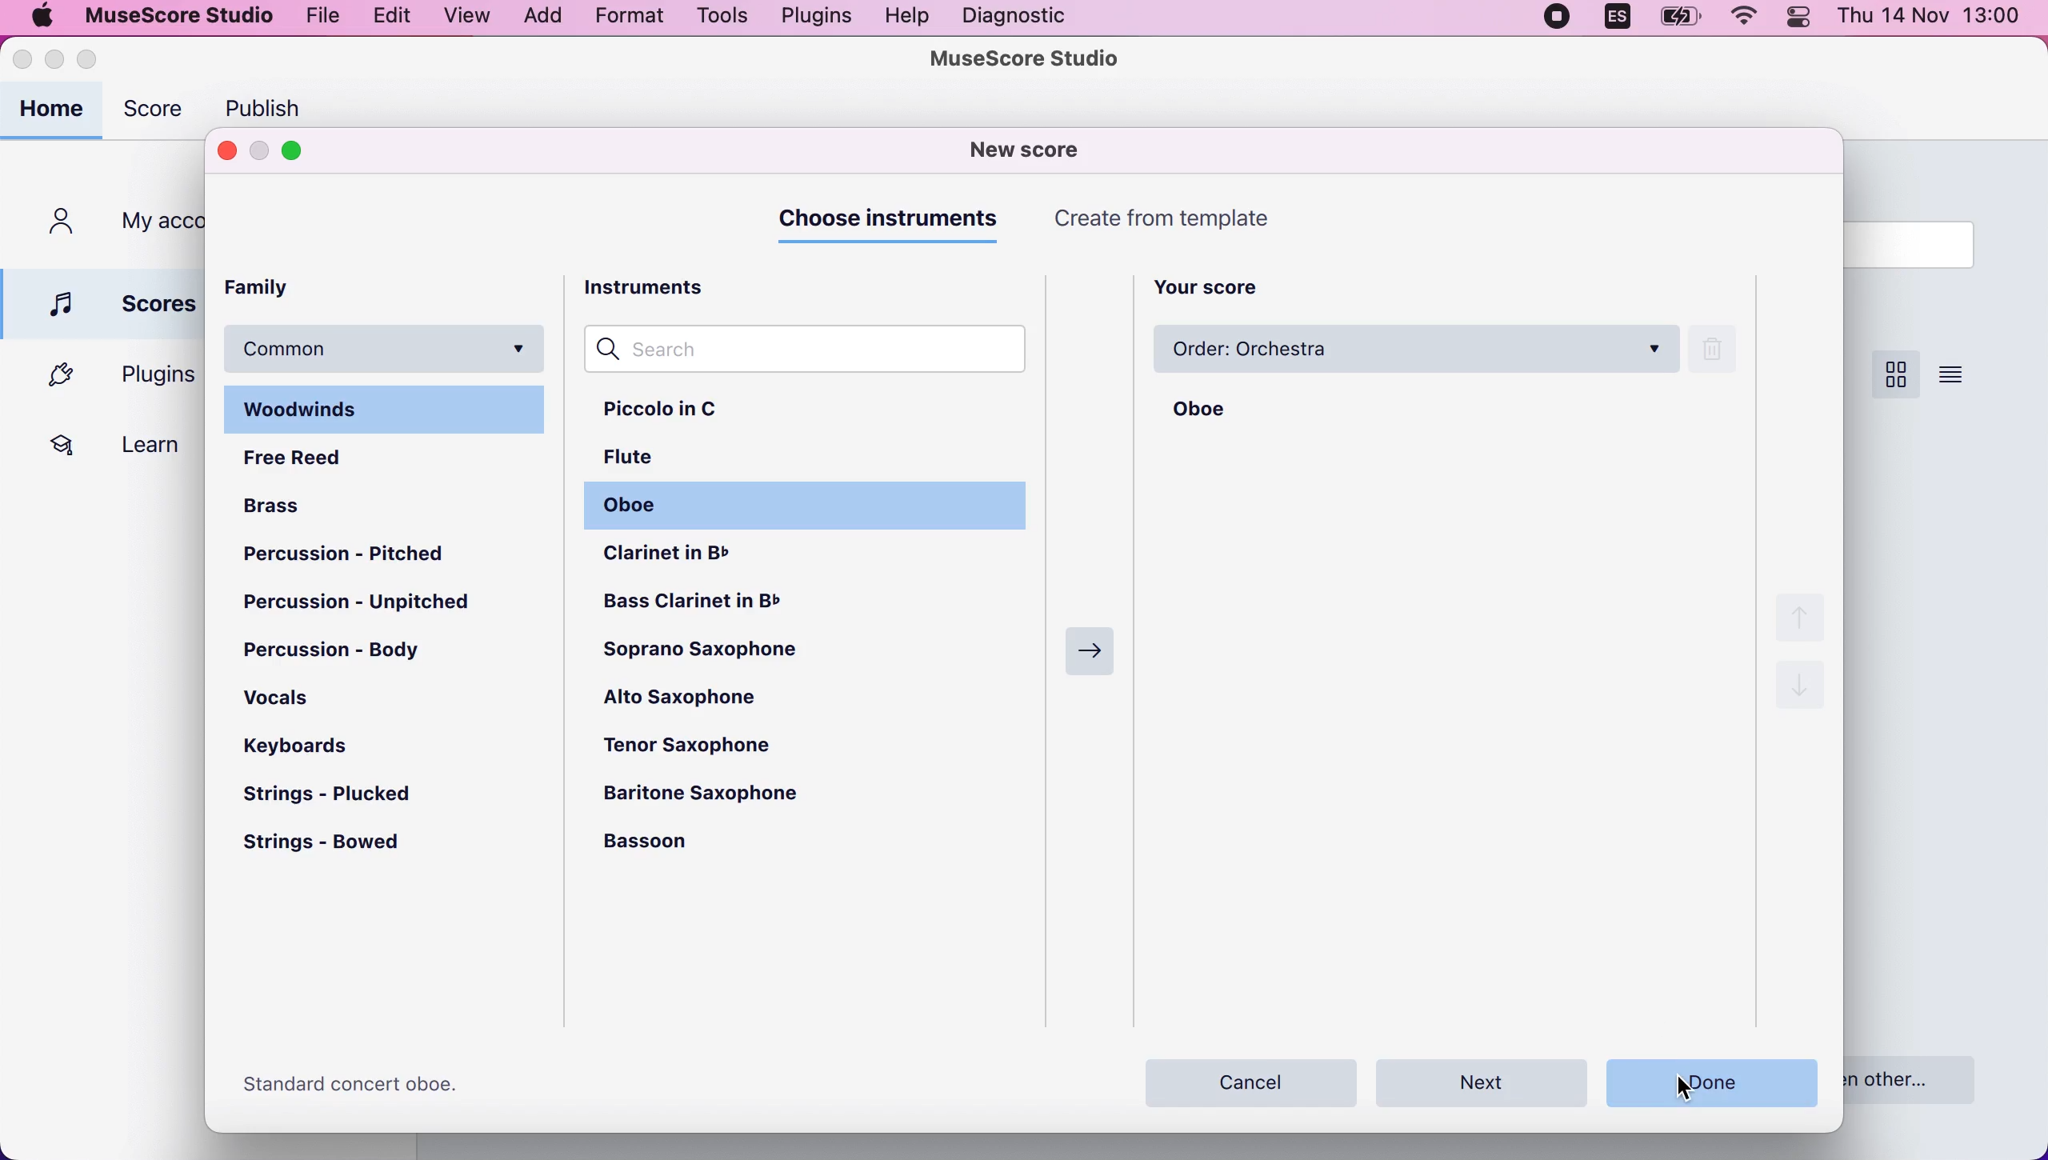 This screenshot has width=2048, height=1160. I want to click on home, so click(55, 111).